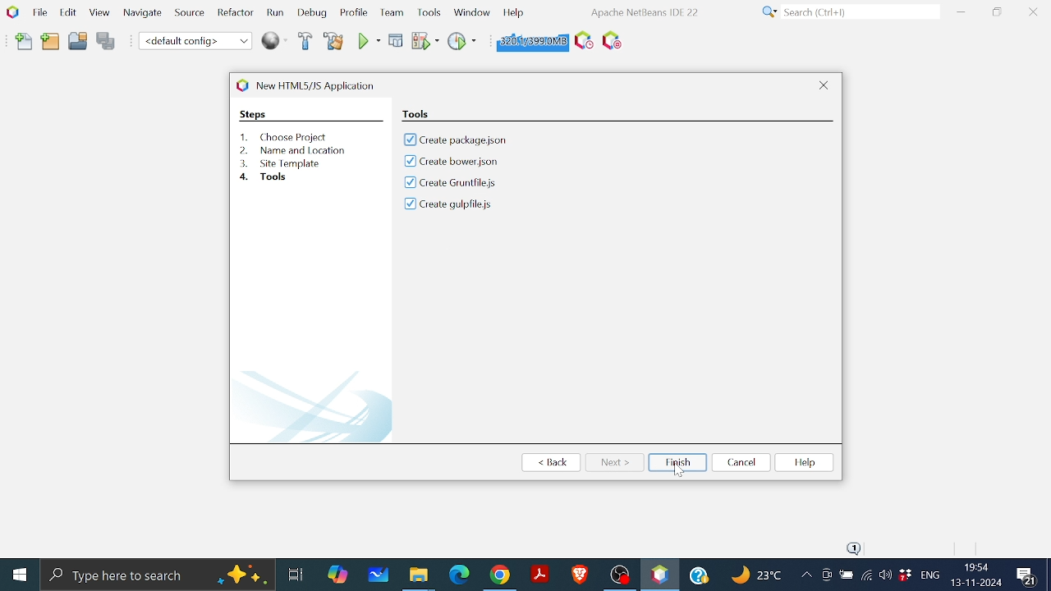 Image resolution: width=1051 pixels, height=591 pixels. Describe the element at coordinates (295, 150) in the screenshot. I see `2. Name and location` at that location.